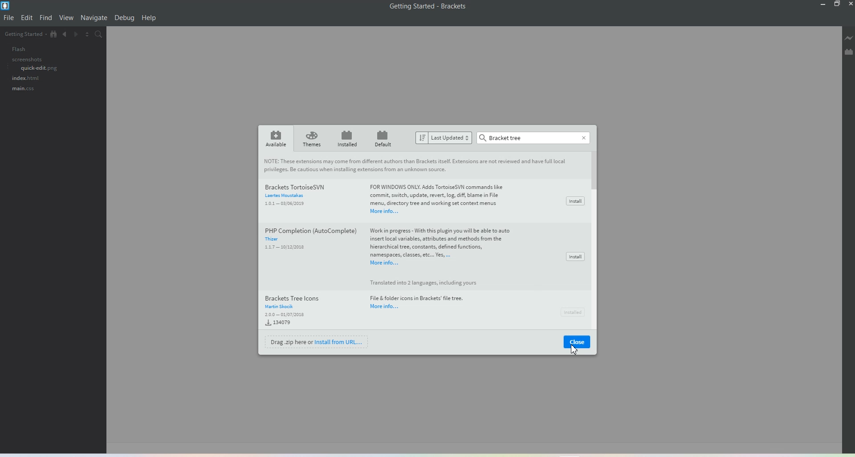  What do you see at coordinates (274, 138) in the screenshot?
I see `Available` at bounding box center [274, 138].